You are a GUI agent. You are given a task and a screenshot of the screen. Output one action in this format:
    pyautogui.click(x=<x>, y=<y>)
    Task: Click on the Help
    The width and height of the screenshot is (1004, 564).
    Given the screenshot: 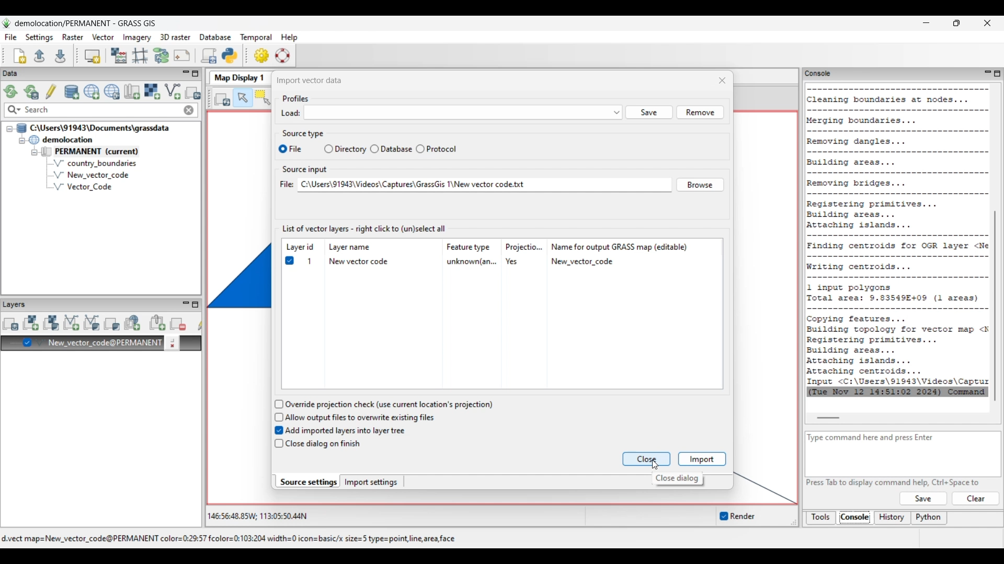 What is the action you would take?
    pyautogui.click(x=923, y=499)
    